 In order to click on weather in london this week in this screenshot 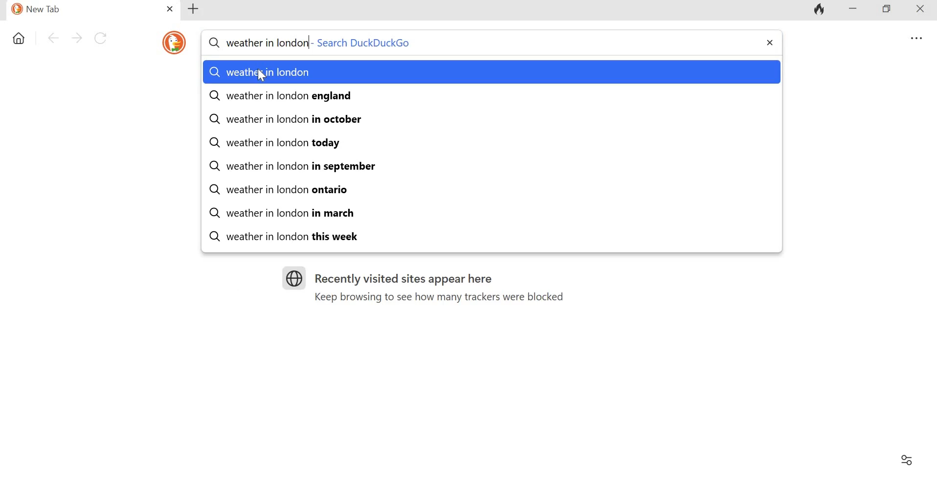, I will do `click(493, 236)`.